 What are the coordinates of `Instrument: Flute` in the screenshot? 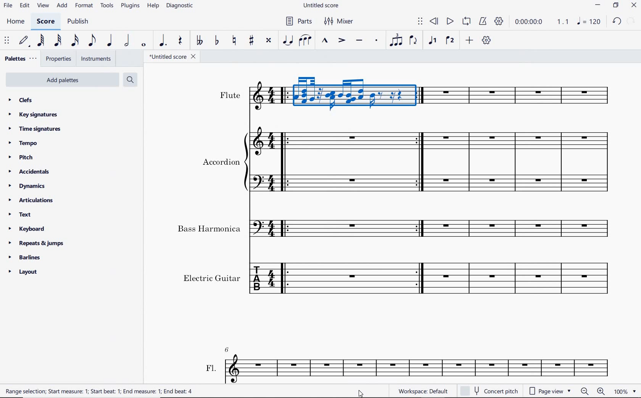 It's located at (415, 94).